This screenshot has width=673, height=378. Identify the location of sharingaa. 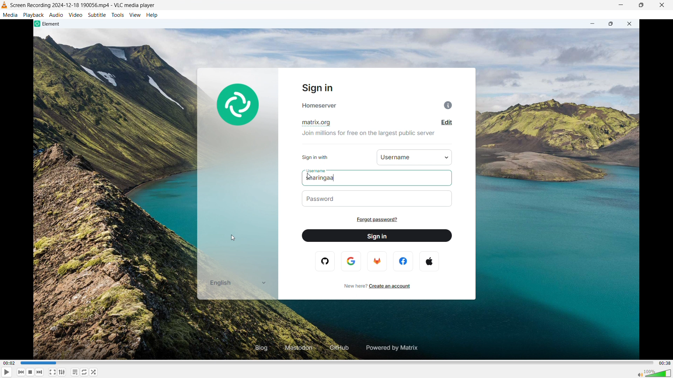
(378, 180).